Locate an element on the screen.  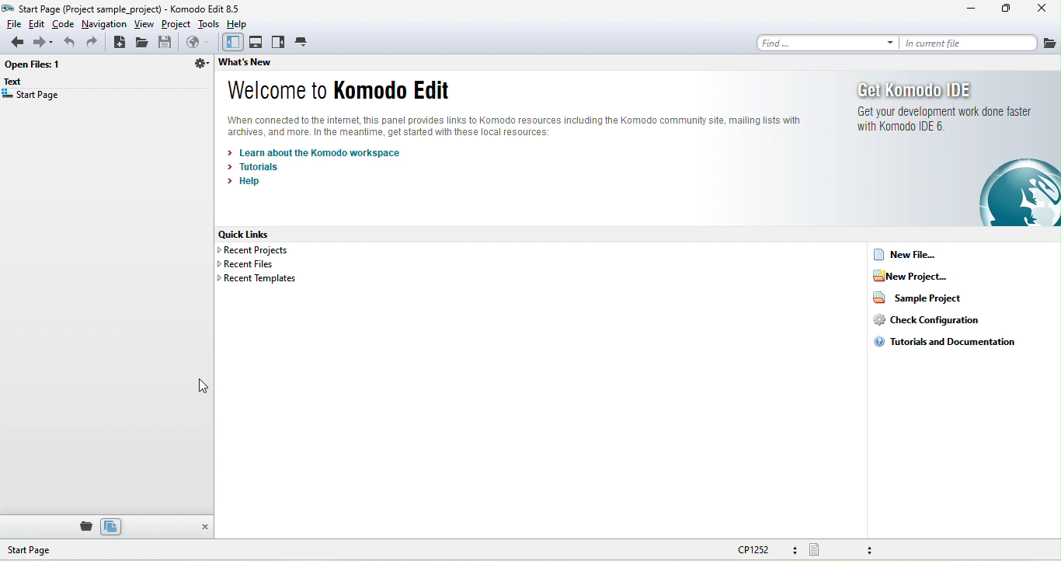
what's new is located at coordinates (264, 64).